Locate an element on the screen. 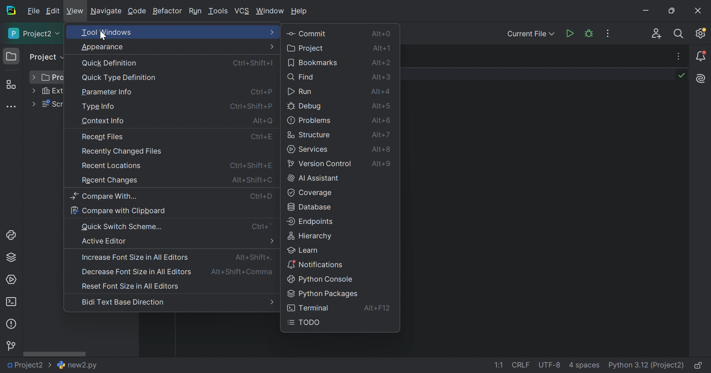 This screenshot has height=373, width=711. More is located at coordinates (271, 302).